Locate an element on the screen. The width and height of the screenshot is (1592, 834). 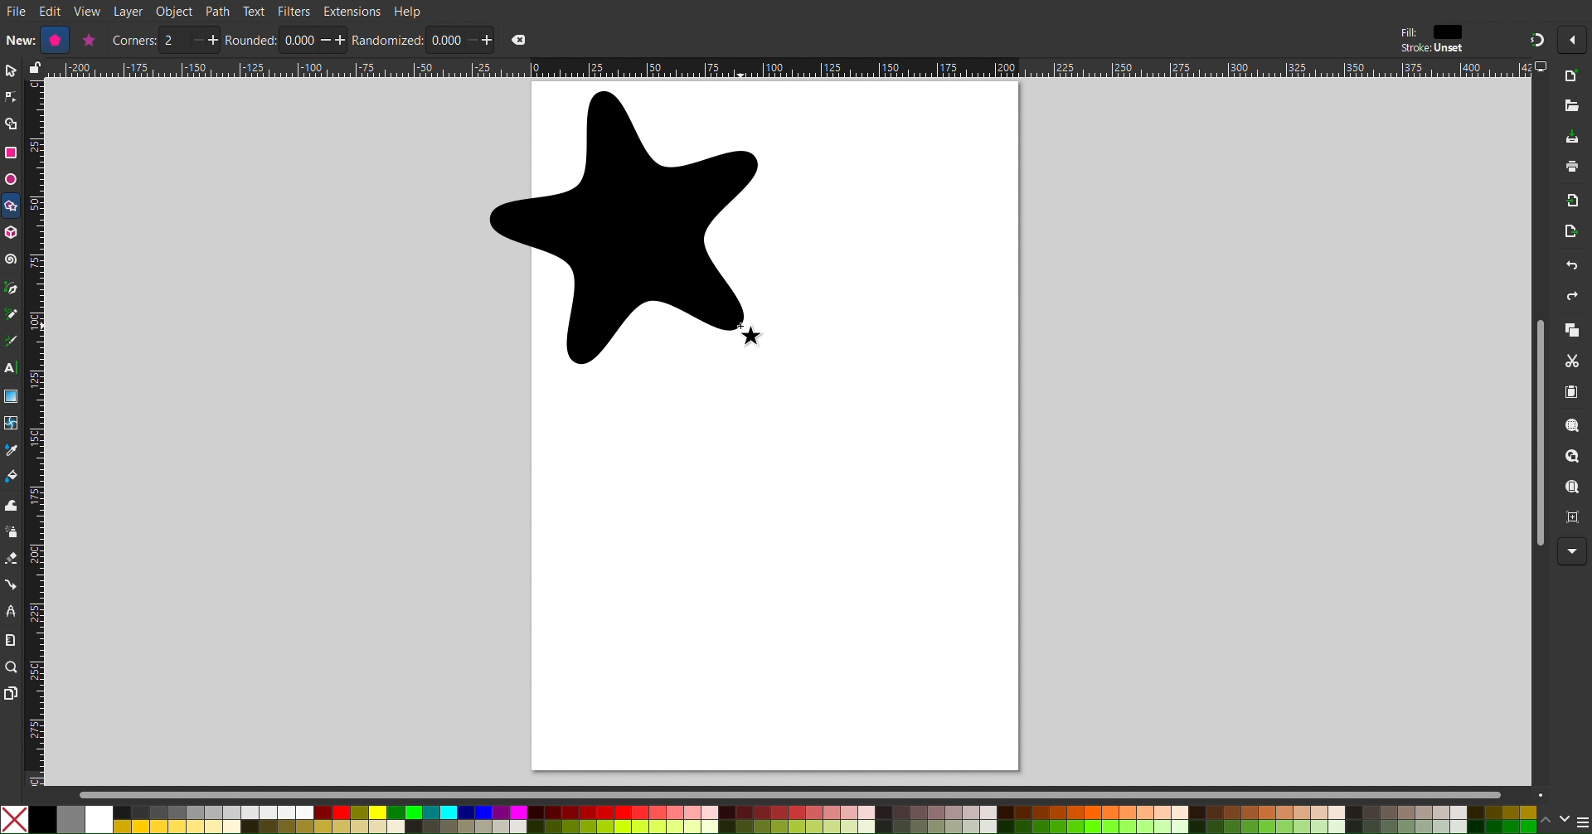
star options is located at coordinates (52, 40).